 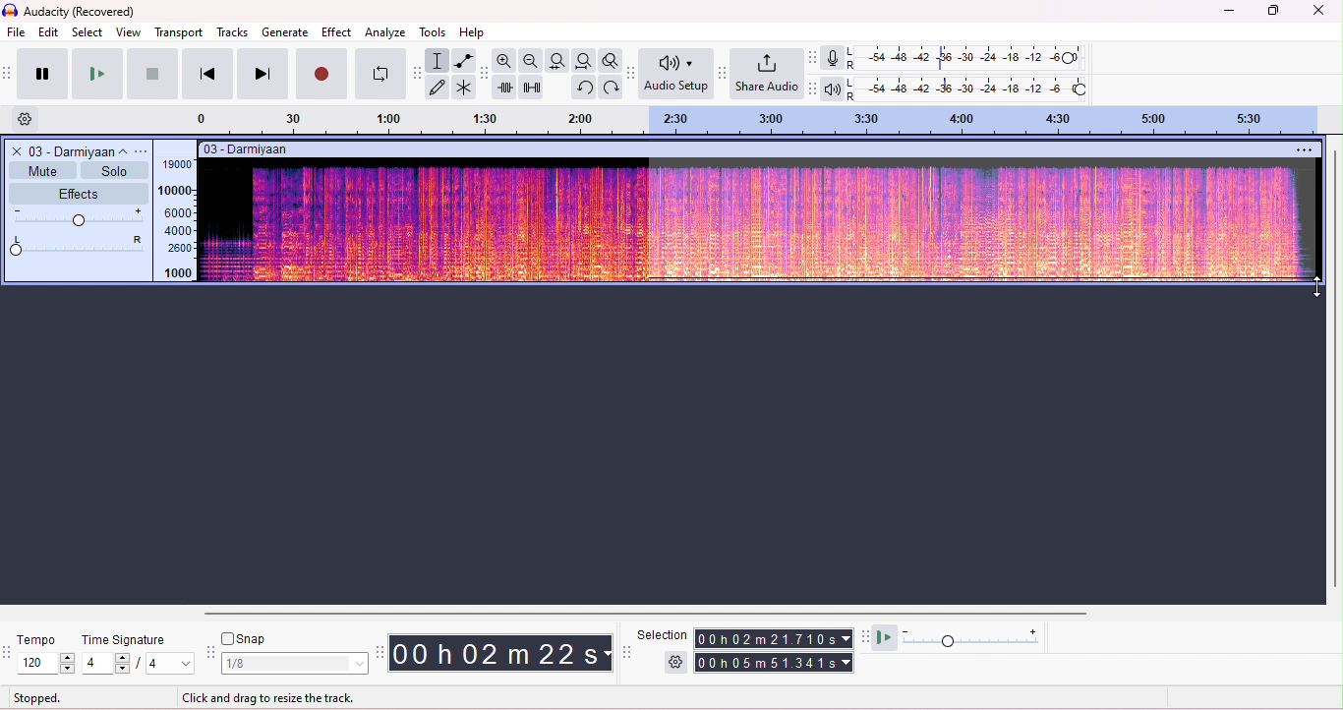 What do you see at coordinates (969, 88) in the screenshot?
I see `playback level` at bounding box center [969, 88].